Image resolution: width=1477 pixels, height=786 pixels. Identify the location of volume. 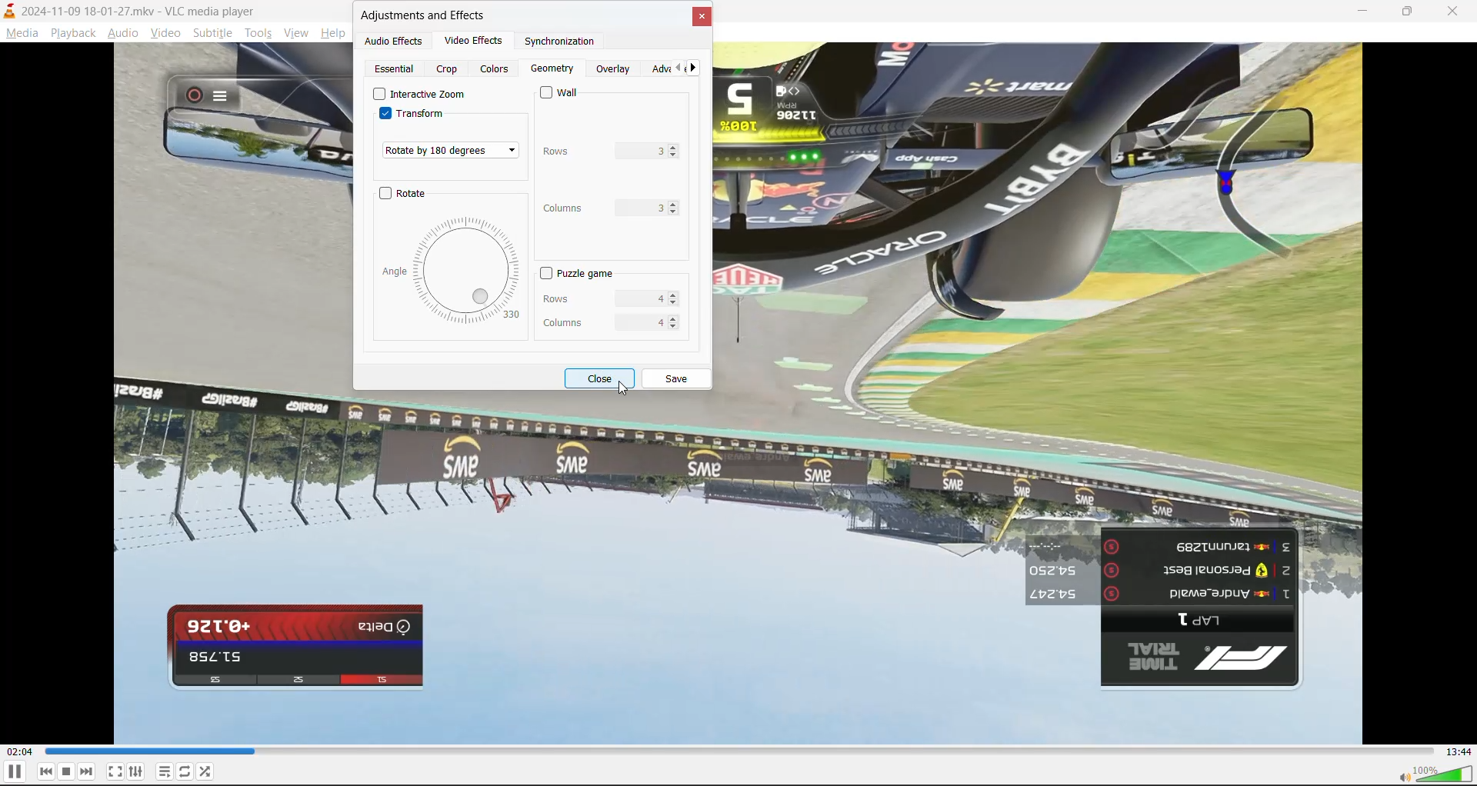
(1437, 775).